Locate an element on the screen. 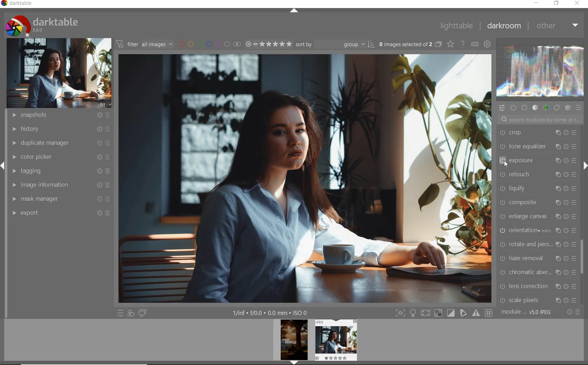  HAZE REMOVAL is located at coordinates (538, 258).